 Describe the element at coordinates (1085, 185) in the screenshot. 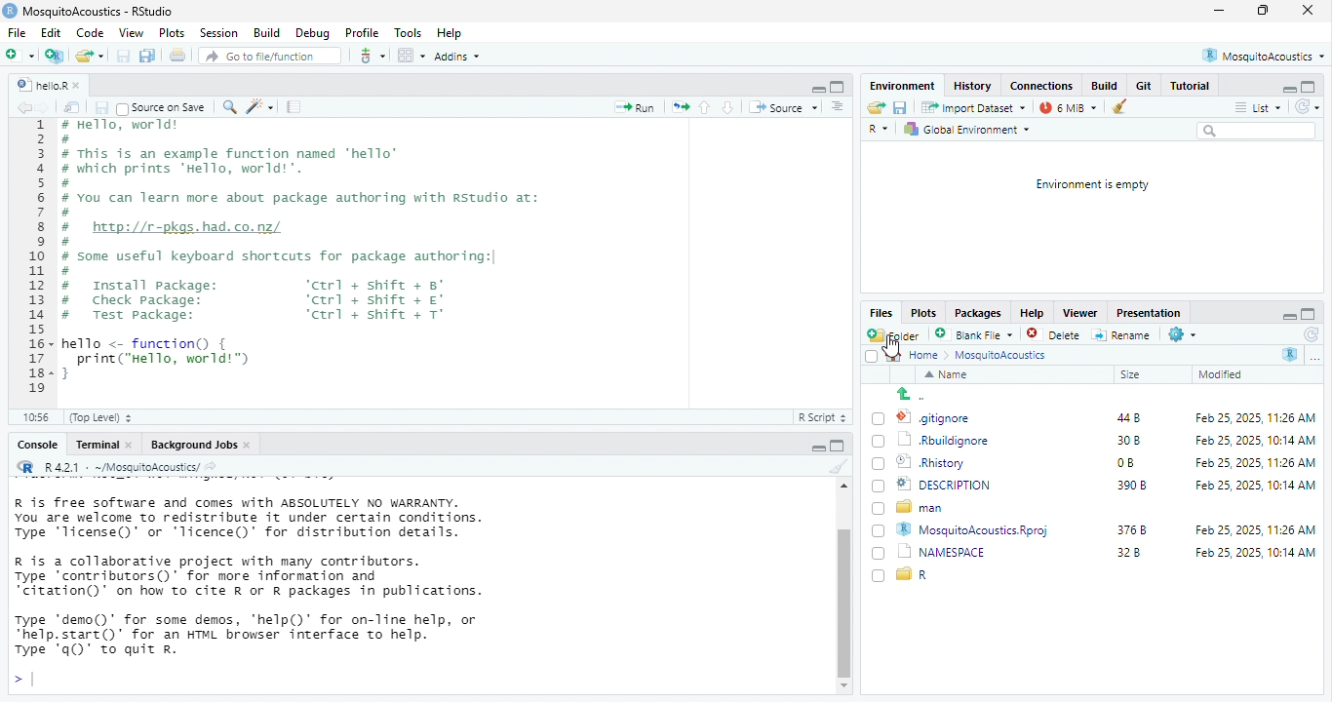

I see `Environment is empty` at that location.